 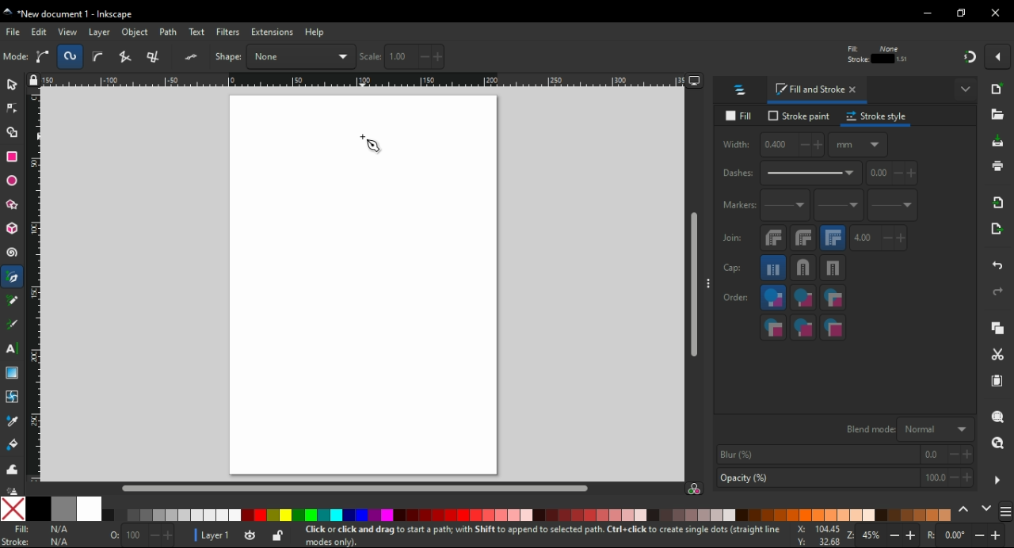 What do you see at coordinates (1004, 514) in the screenshot?
I see `color schemes` at bounding box center [1004, 514].